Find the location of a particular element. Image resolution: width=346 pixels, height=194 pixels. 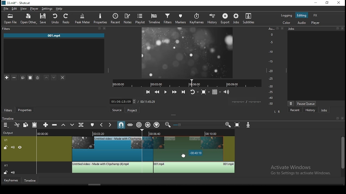

minimize is located at coordinates (315, 3).